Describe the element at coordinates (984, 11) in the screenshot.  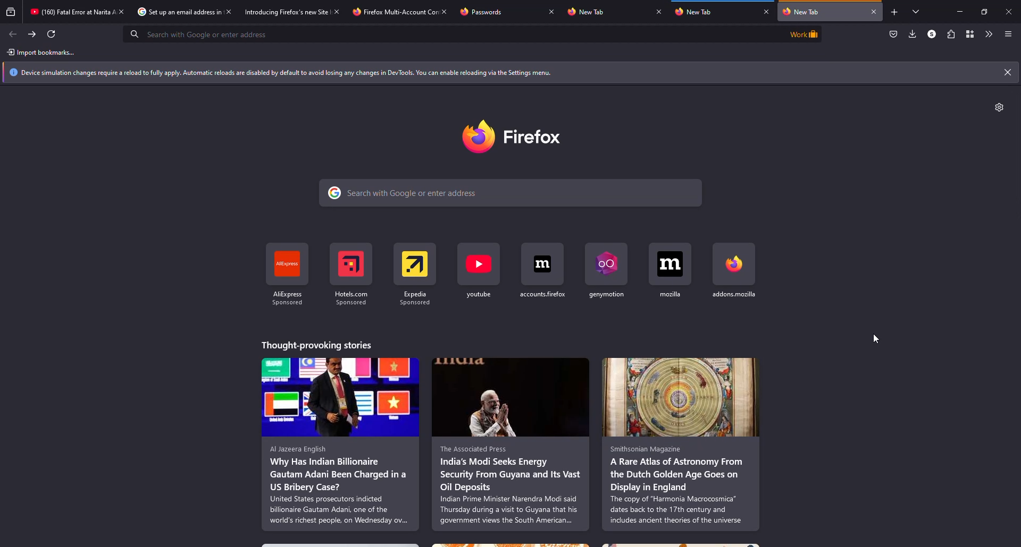
I see `maximize` at that location.